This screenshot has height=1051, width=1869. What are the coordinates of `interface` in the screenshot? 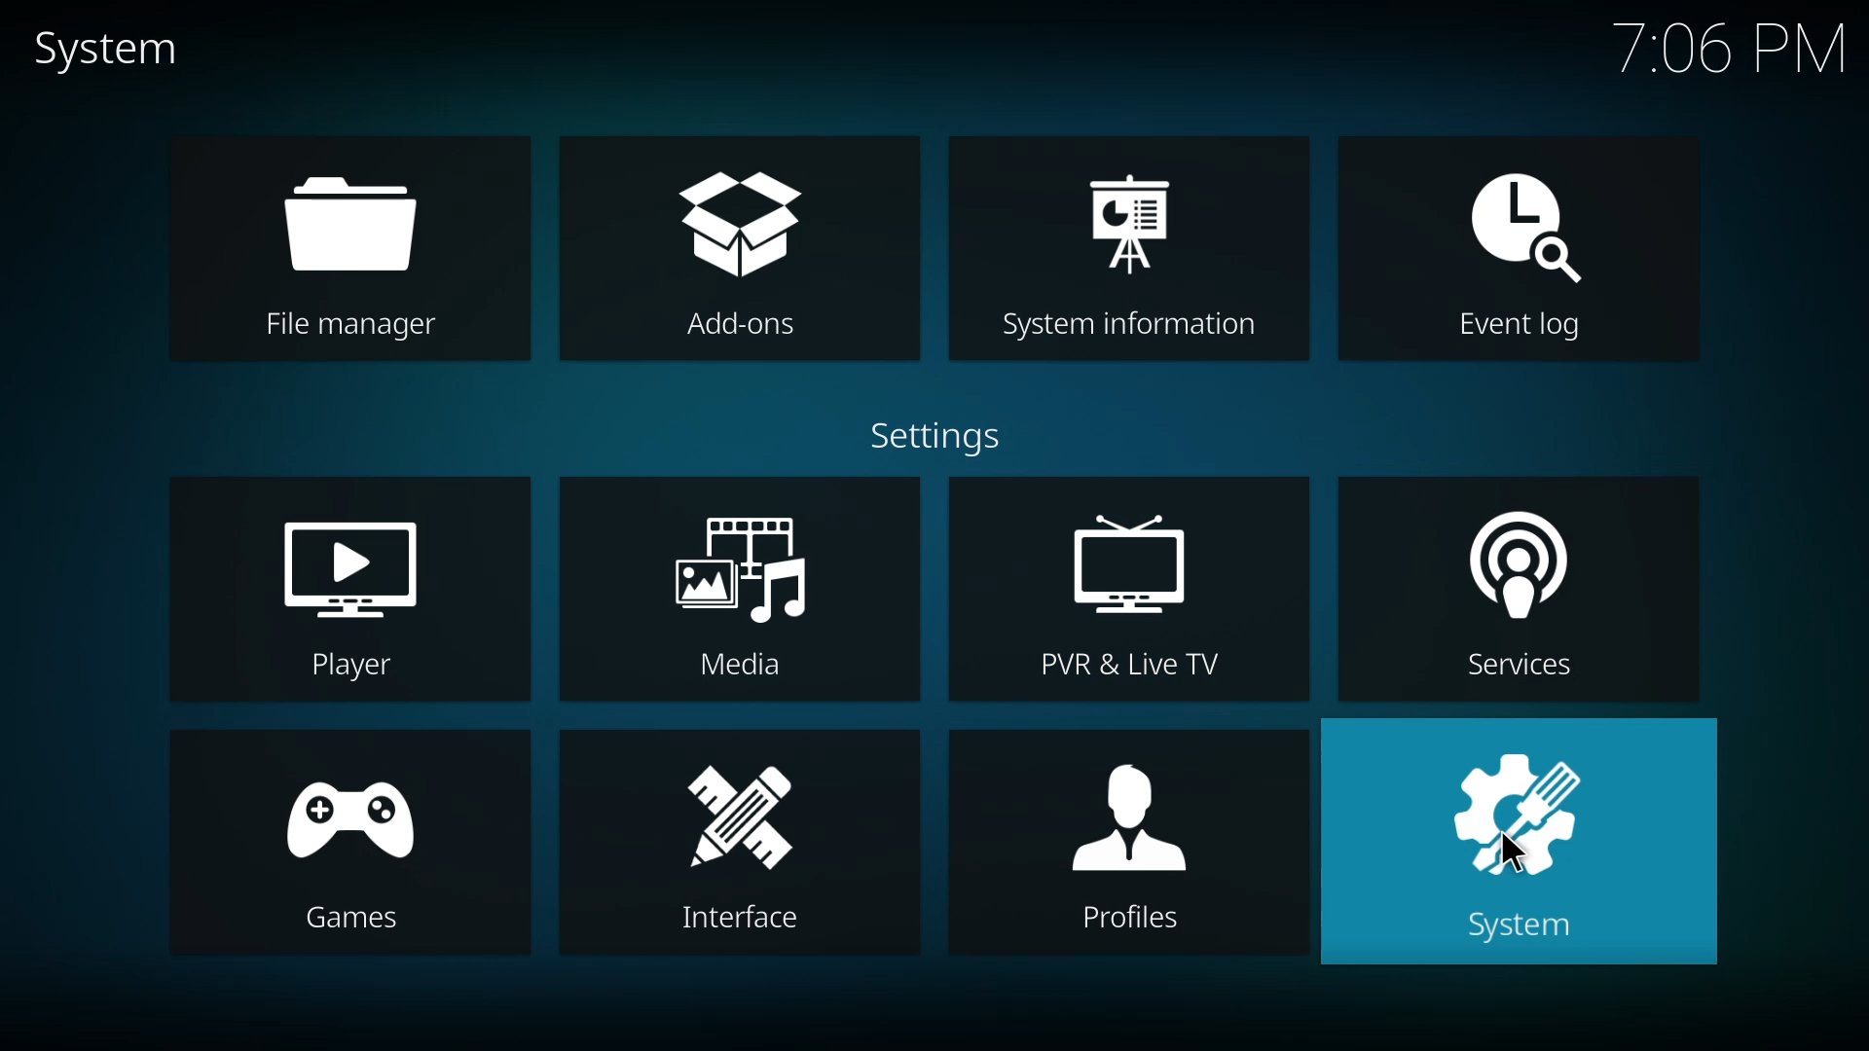 It's located at (755, 841).